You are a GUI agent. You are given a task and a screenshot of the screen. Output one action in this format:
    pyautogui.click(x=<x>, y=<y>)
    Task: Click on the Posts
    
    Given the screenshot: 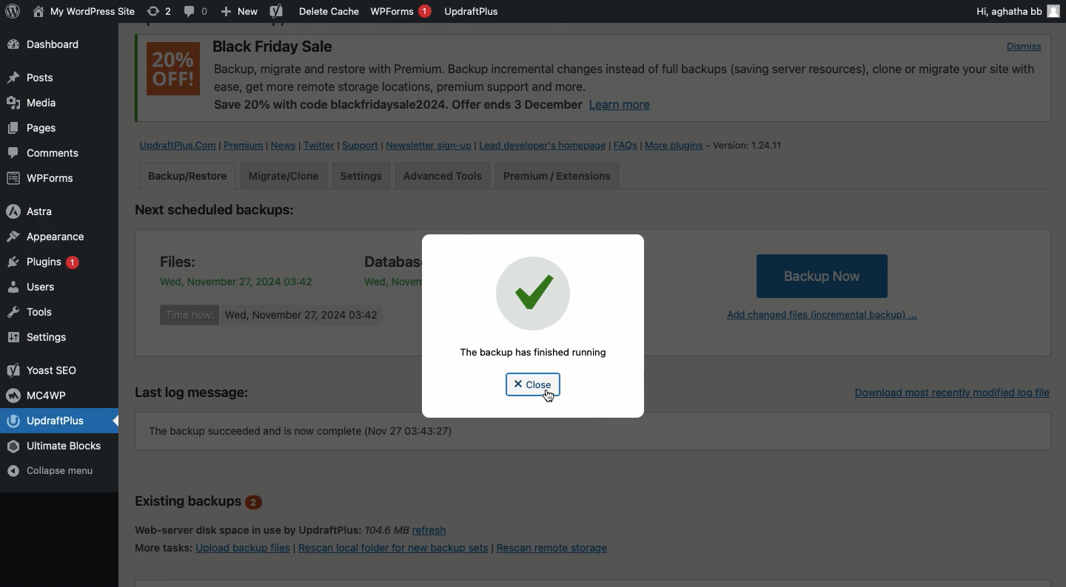 What is the action you would take?
    pyautogui.click(x=30, y=78)
    